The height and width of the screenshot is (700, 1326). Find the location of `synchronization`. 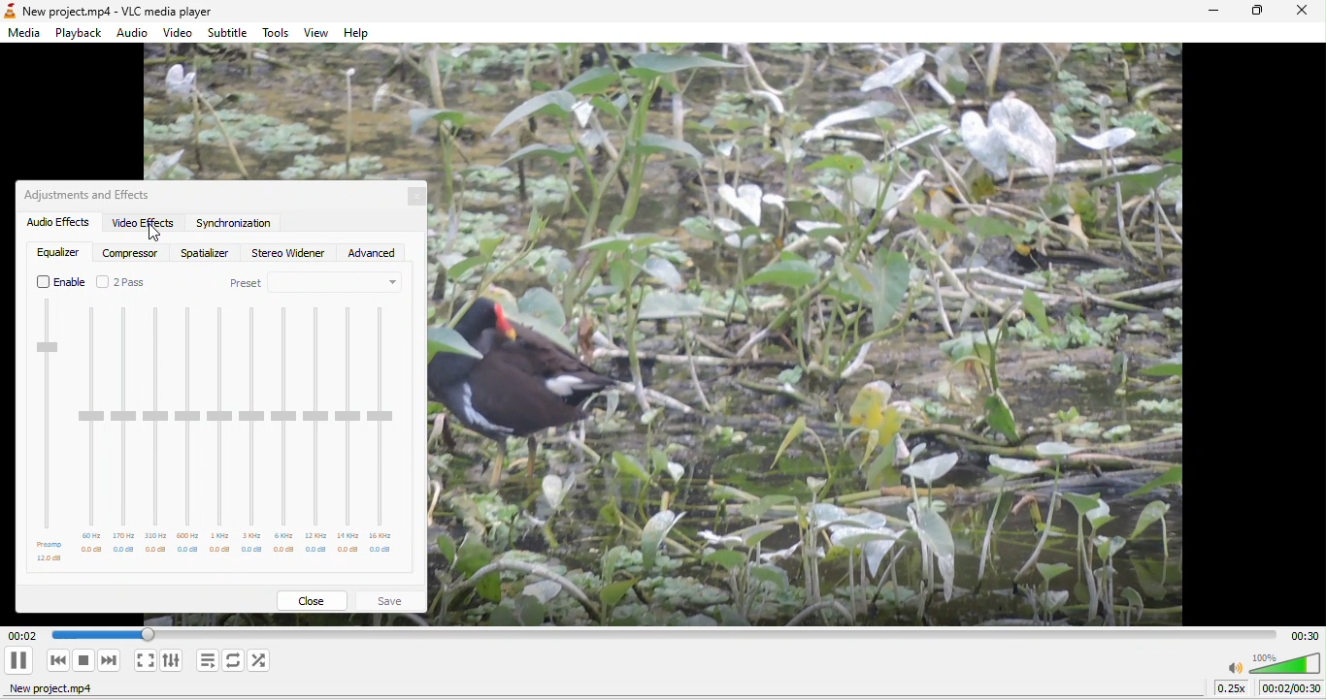

synchronization is located at coordinates (238, 226).